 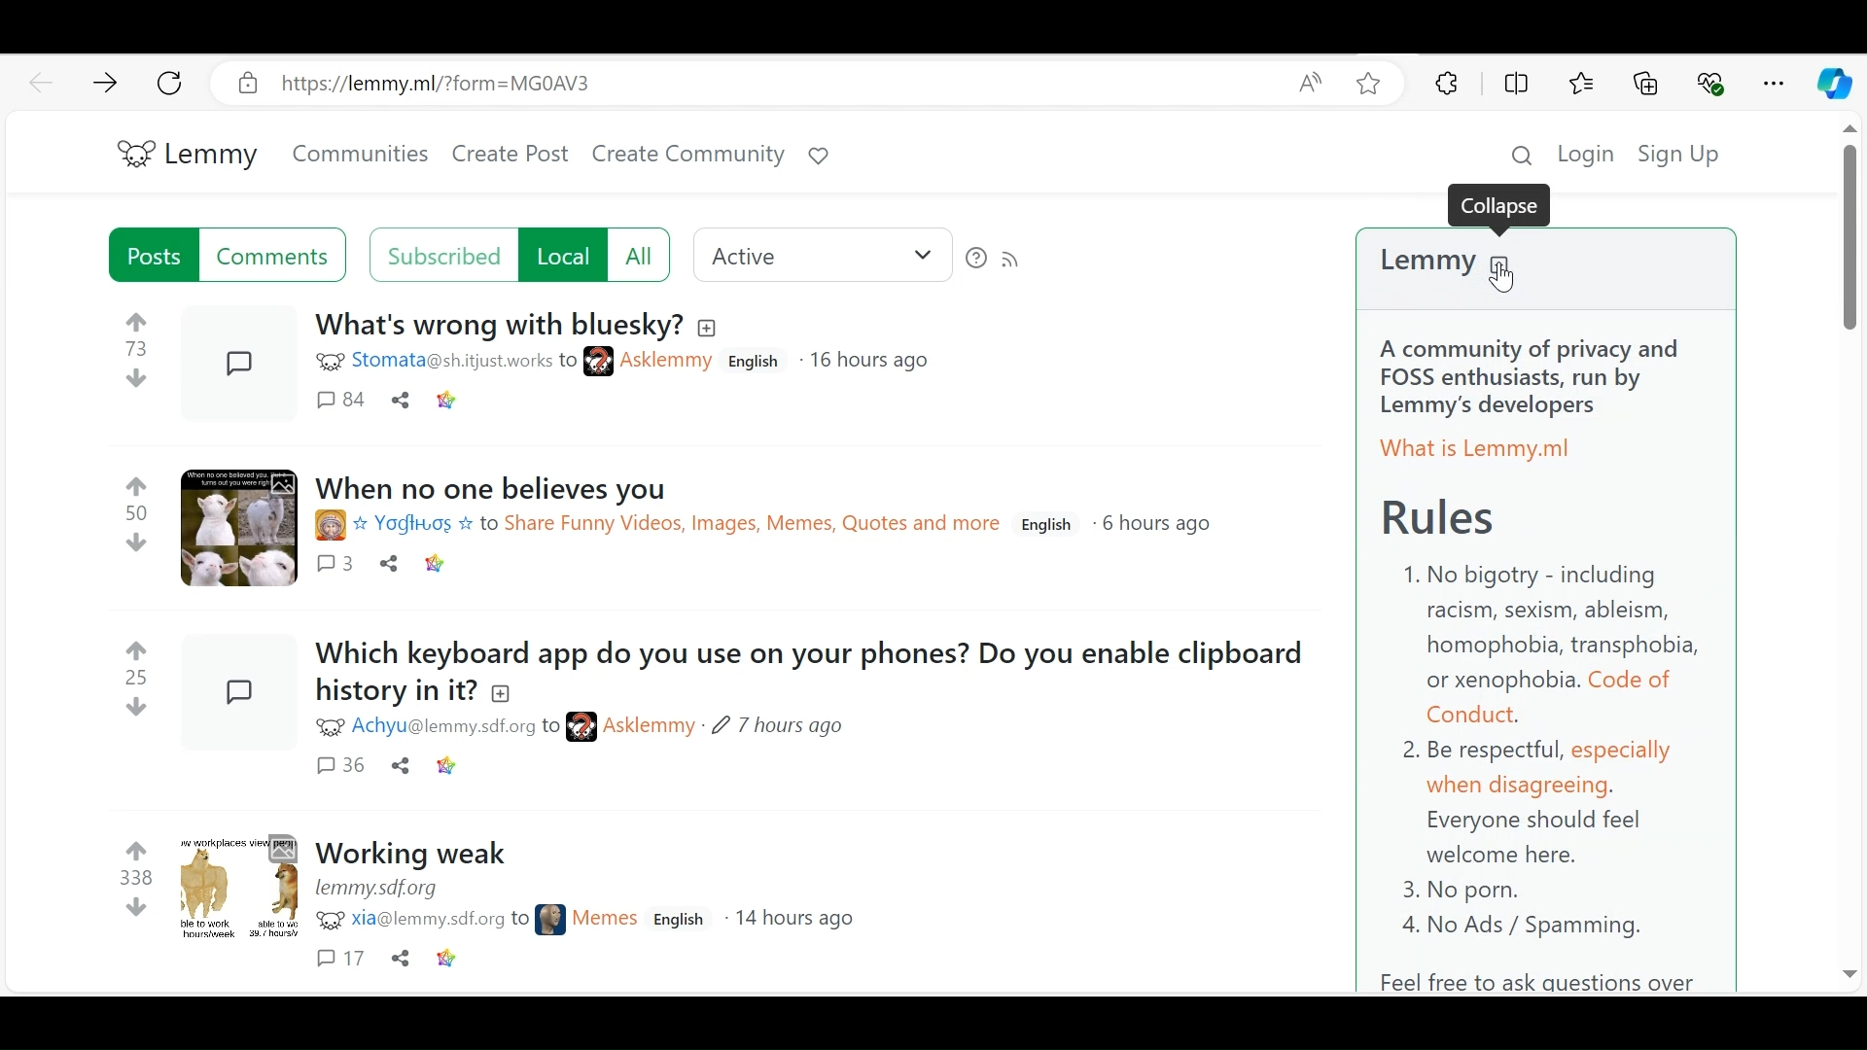 What do you see at coordinates (329, 363) in the screenshot?
I see `icon` at bounding box center [329, 363].